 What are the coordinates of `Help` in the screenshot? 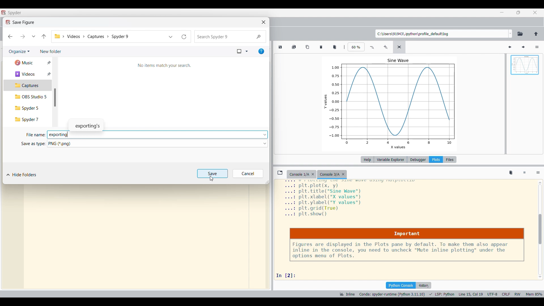 It's located at (367, 160).